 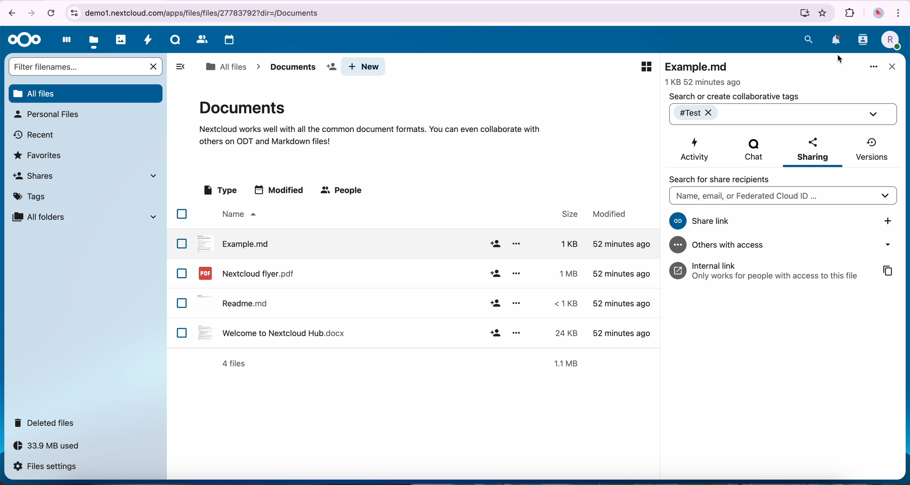 What do you see at coordinates (767, 271) in the screenshot?
I see `internal link` at bounding box center [767, 271].